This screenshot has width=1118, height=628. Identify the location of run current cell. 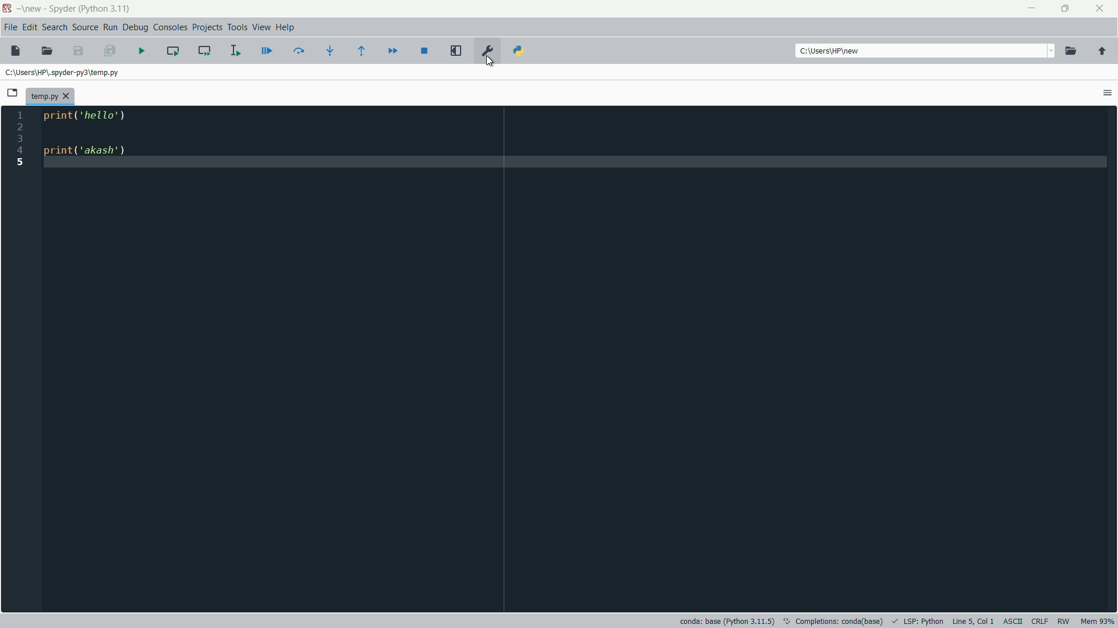
(173, 50).